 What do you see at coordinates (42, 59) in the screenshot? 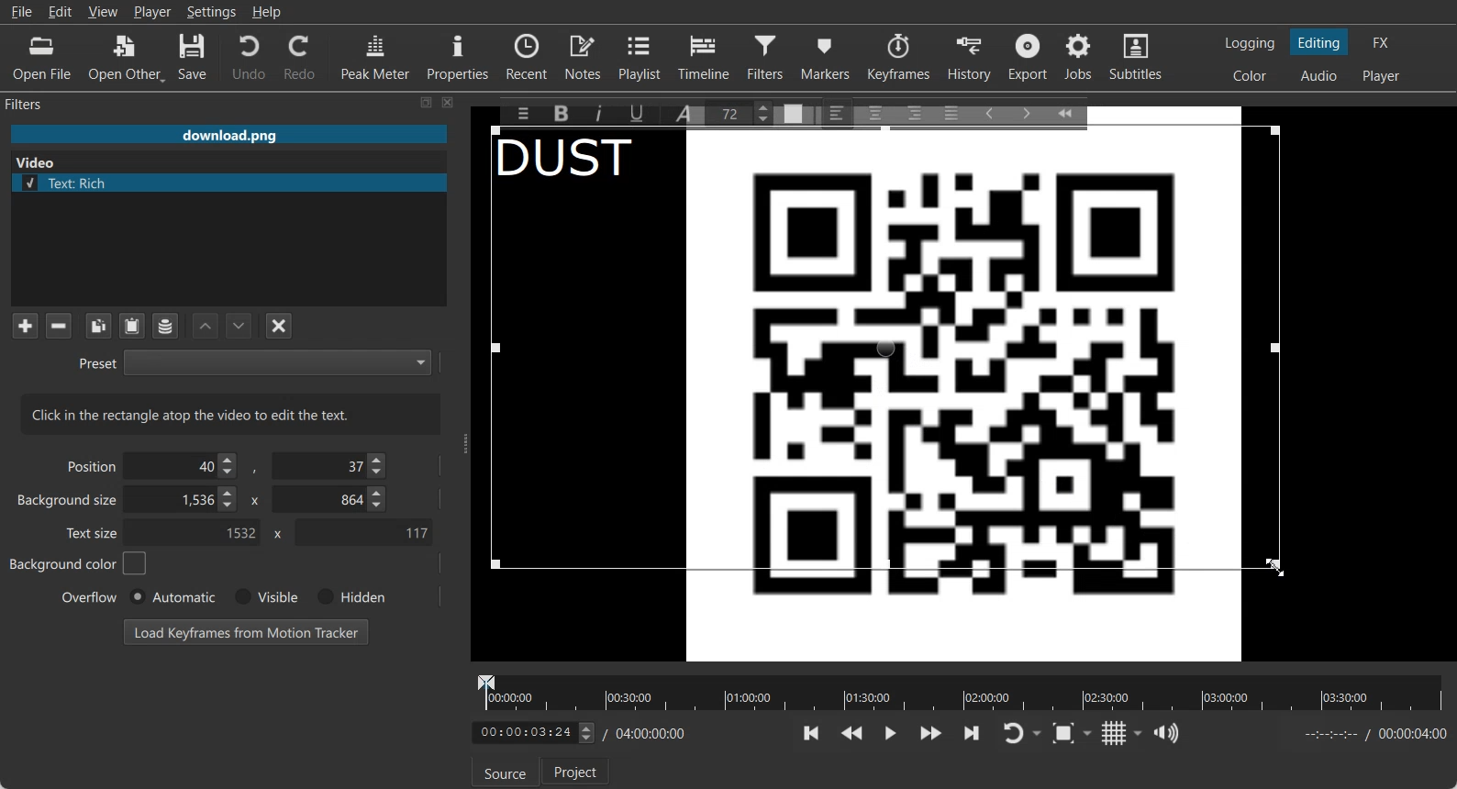
I see `Open File` at bounding box center [42, 59].